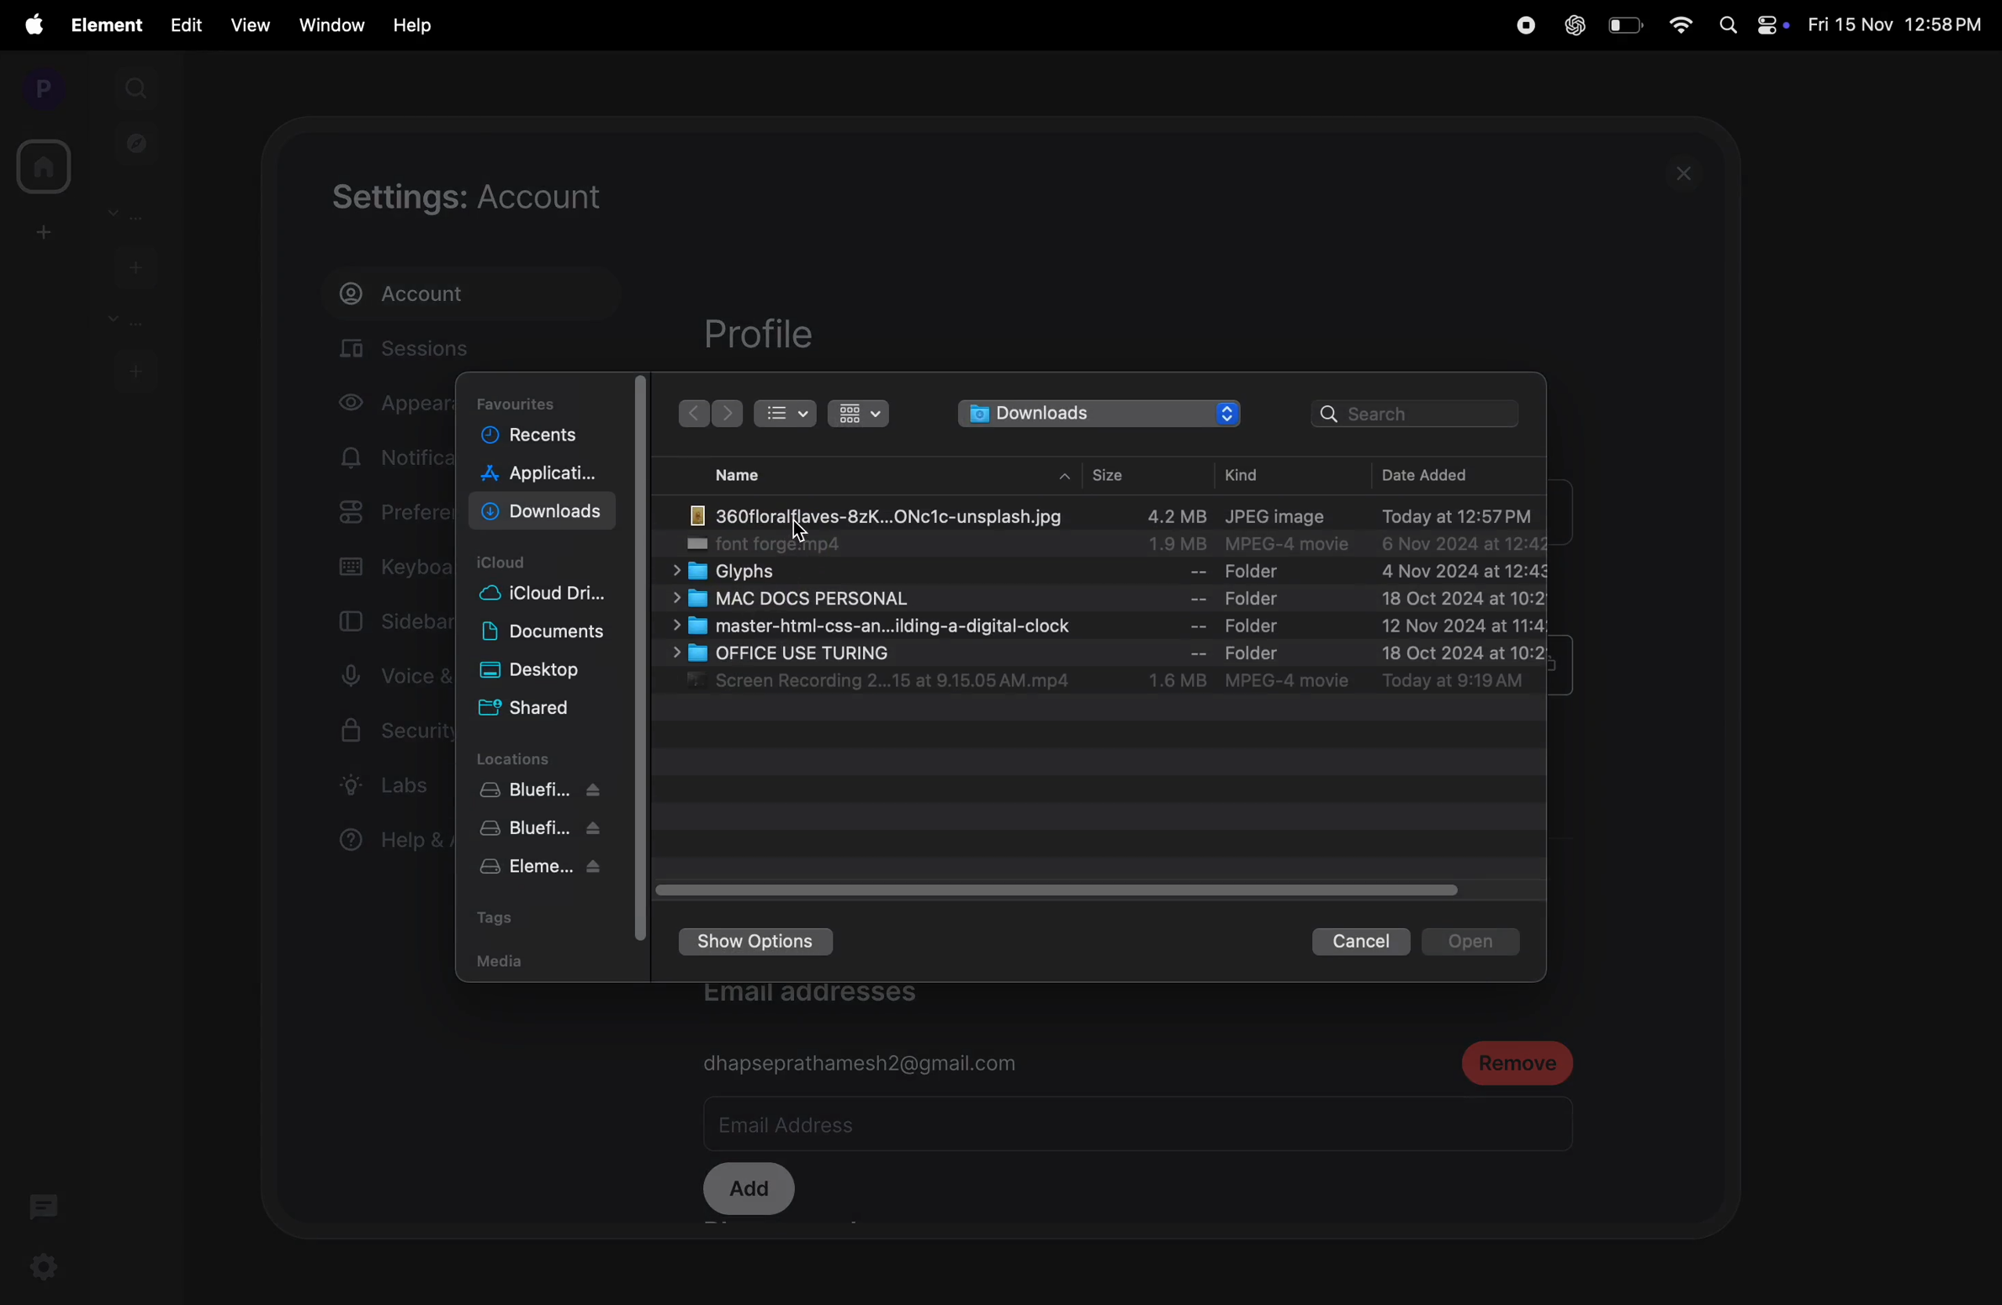  I want to click on elemet apk, so click(546, 869).